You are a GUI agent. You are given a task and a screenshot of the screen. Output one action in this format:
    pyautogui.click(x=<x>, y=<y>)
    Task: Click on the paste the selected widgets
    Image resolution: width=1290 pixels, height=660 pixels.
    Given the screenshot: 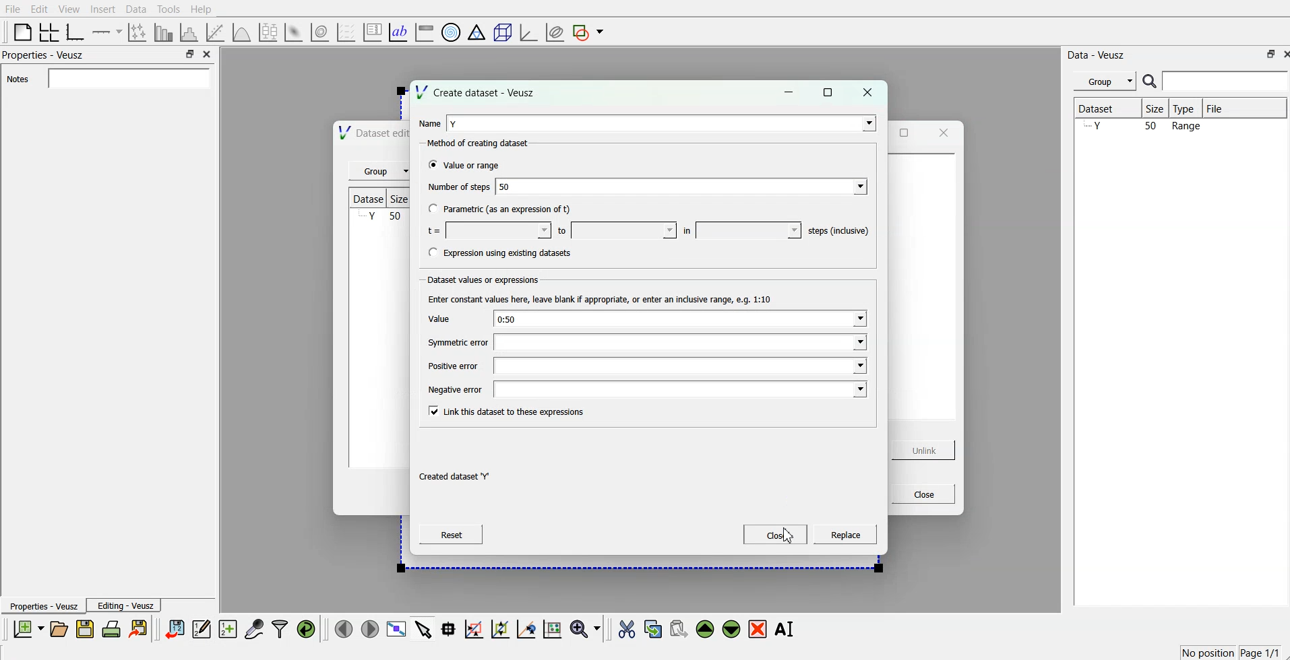 What is the action you would take?
    pyautogui.click(x=679, y=630)
    